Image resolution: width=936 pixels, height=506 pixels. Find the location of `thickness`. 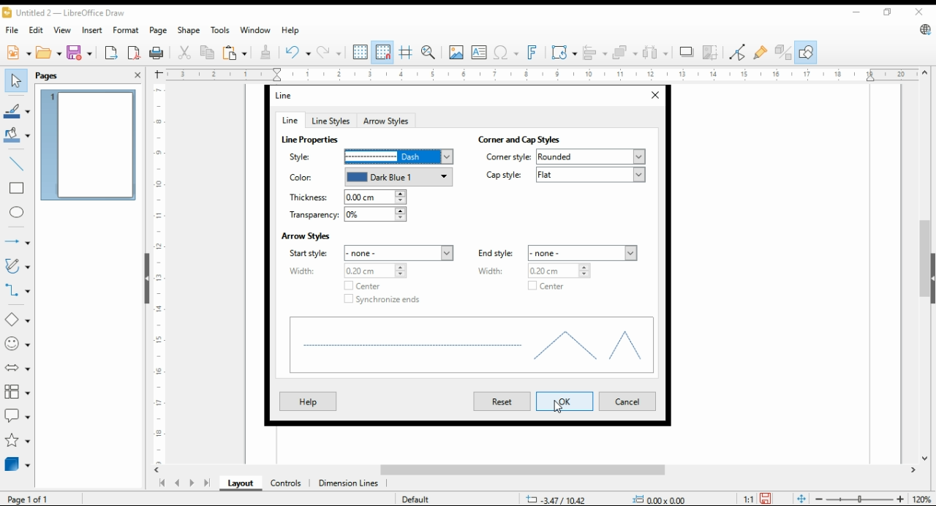

thickness is located at coordinates (347, 197).